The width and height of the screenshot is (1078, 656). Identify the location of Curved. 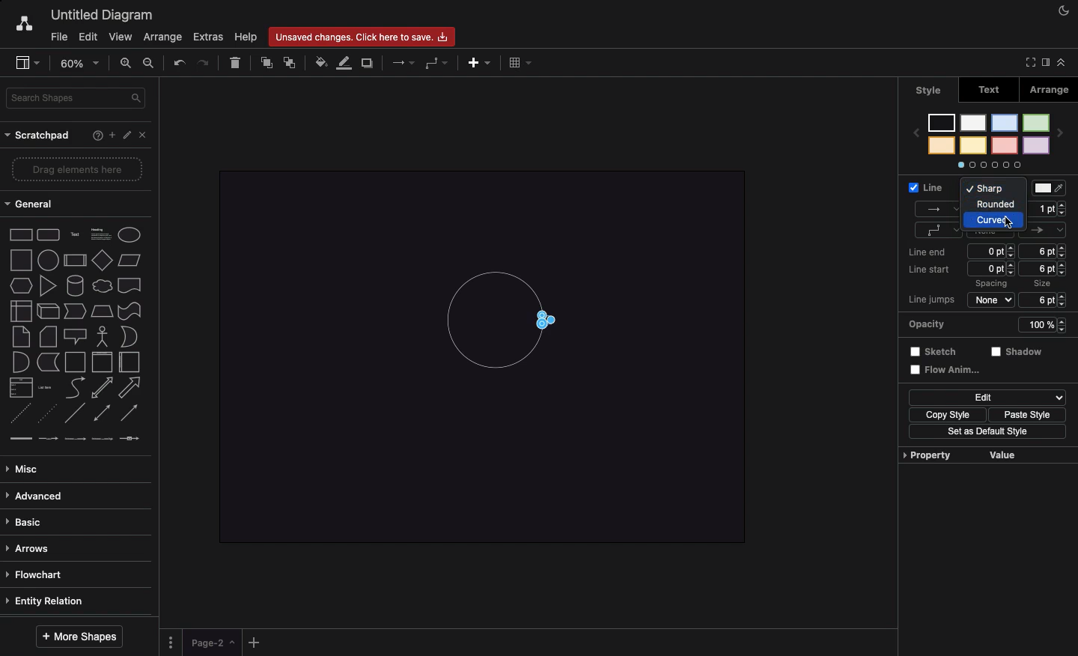
(999, 221).